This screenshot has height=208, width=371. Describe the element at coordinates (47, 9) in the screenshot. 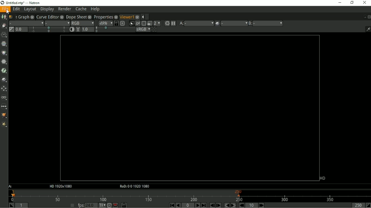

I see `Display` at that location.